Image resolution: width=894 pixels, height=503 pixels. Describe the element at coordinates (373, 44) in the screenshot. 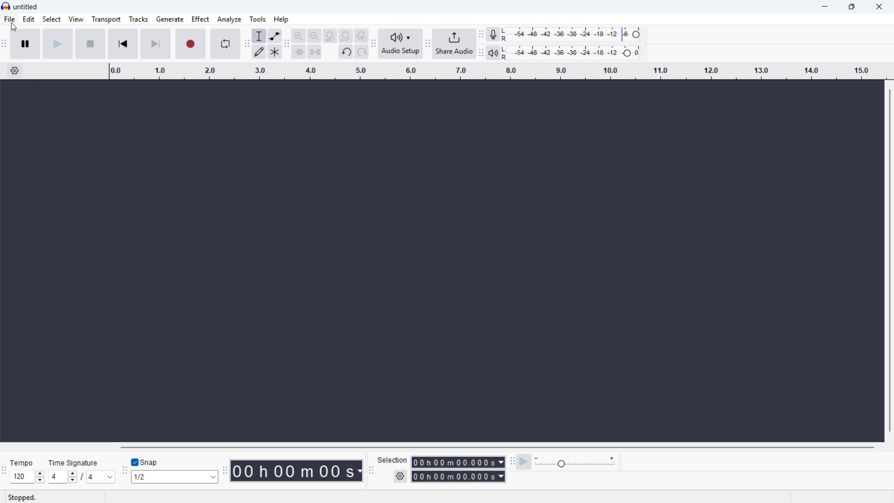

I see `Audio setup toolbar ` at that location.